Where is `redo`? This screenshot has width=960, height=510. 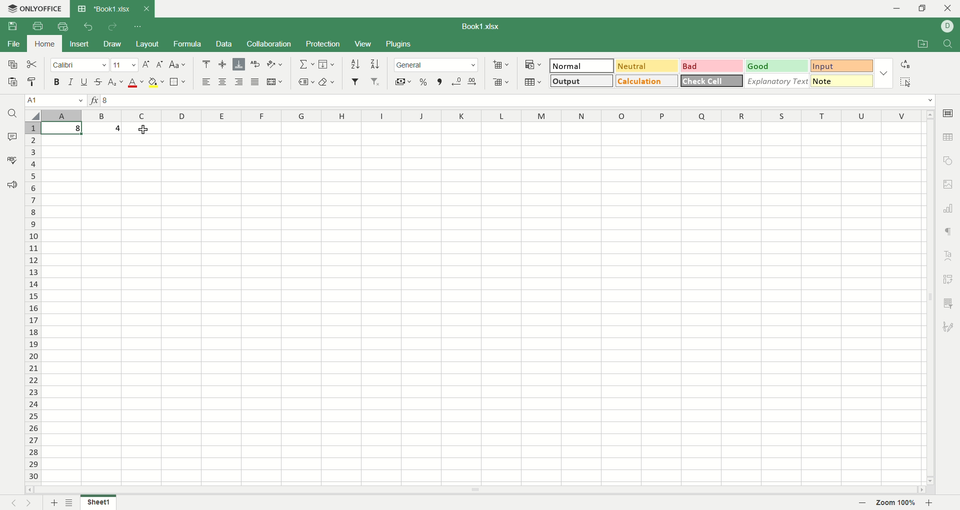 redo is located at coordinates (112, 26).